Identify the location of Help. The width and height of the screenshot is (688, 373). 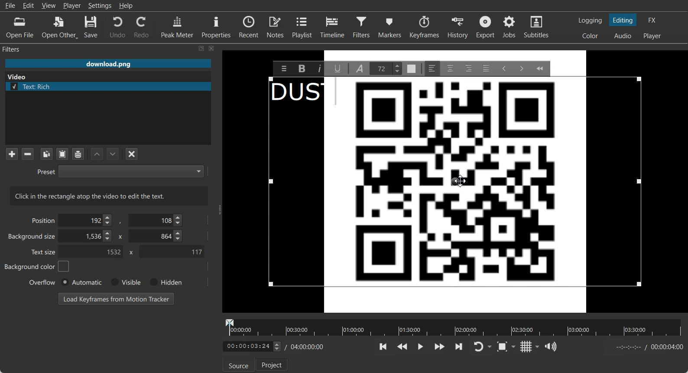
(126, 6).